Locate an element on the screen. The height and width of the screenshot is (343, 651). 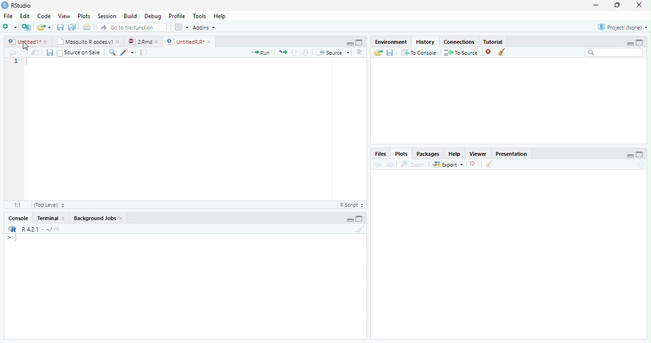
Zoom is located at coordinates (112, 53).